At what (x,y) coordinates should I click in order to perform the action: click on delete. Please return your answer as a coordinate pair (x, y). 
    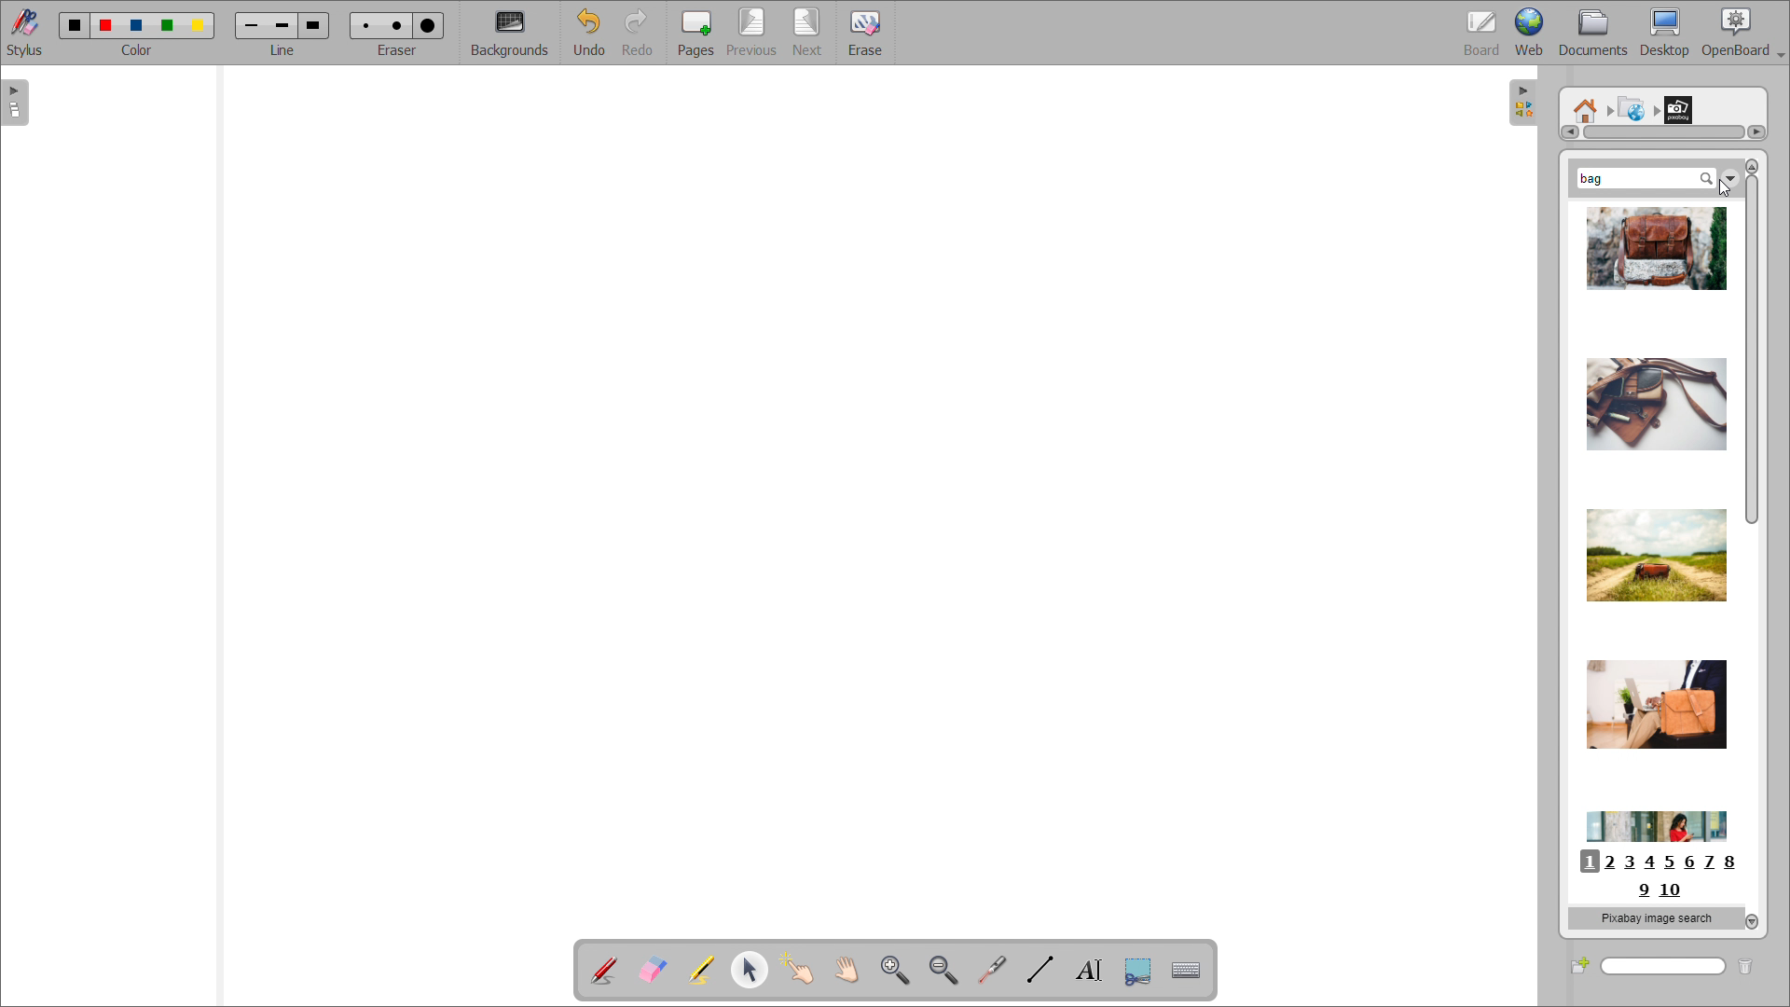
    Looking at the image, I should click on (1754, 964).